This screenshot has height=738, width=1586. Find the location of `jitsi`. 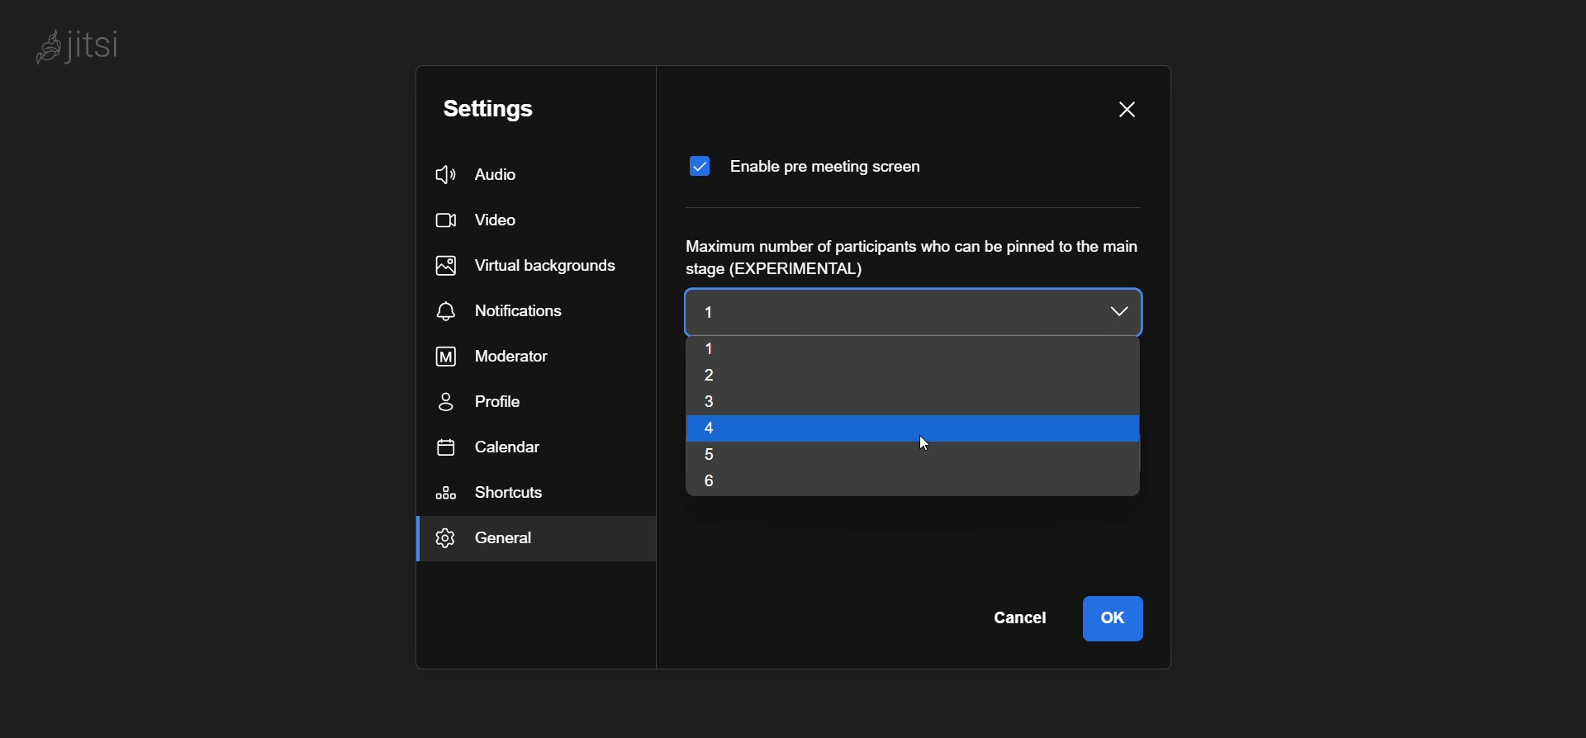

jitsi is located at coordinates (89, 47).